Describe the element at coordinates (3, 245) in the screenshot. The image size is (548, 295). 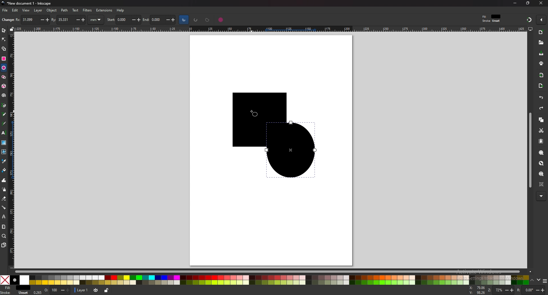
I see `pages` at that location.